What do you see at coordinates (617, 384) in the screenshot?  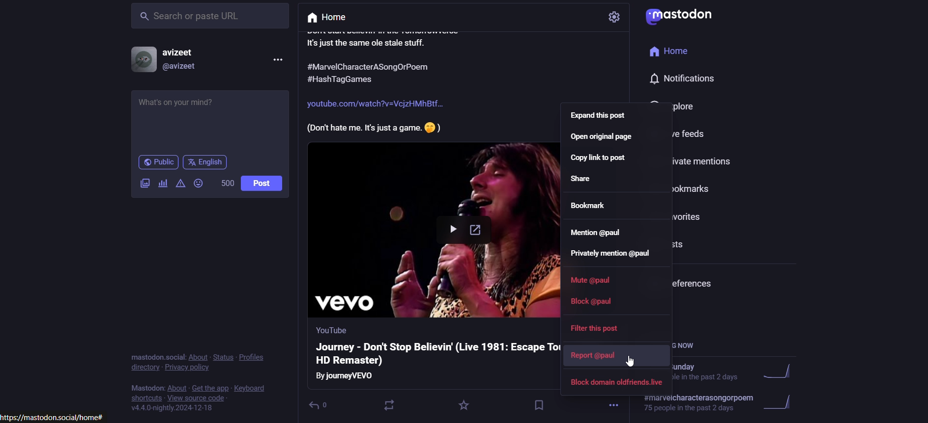 I see `block this user` at bounding box center [617, 384].